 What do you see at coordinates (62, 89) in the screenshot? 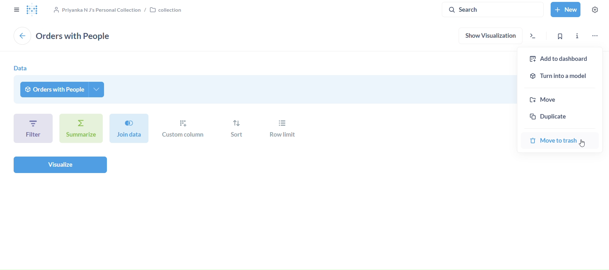
I see `orders with people` at bounding box center [62, 89].